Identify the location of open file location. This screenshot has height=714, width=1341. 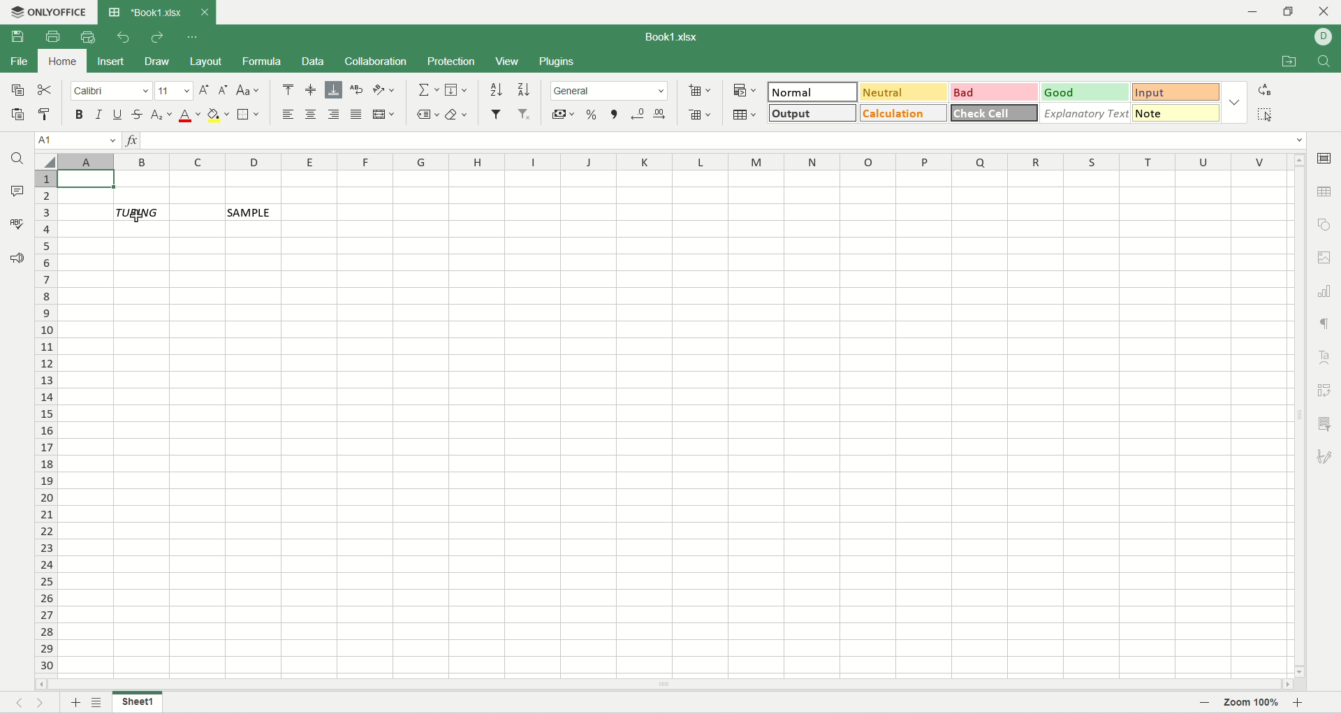
(1287, 61).